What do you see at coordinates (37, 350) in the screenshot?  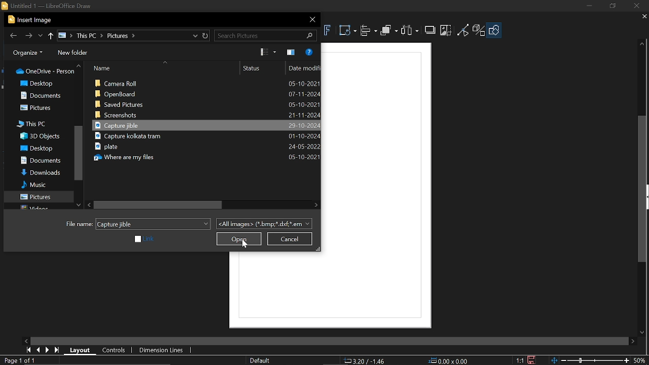 I see `Previous page` at bounding box center [37, 350].